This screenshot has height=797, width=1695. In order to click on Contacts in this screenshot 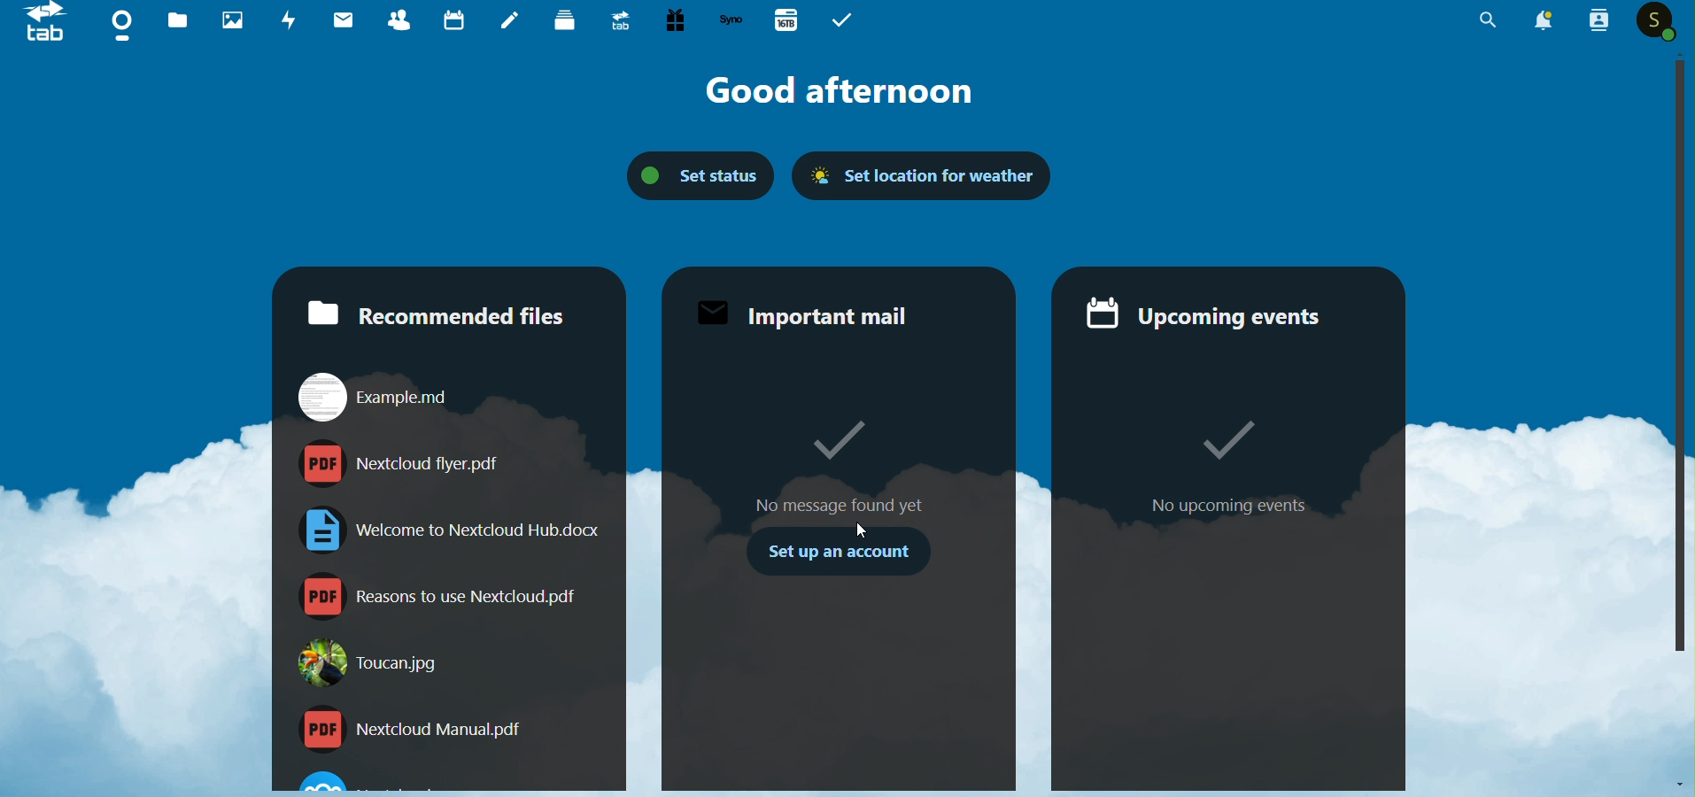, I will do `click(1600, 21)`.